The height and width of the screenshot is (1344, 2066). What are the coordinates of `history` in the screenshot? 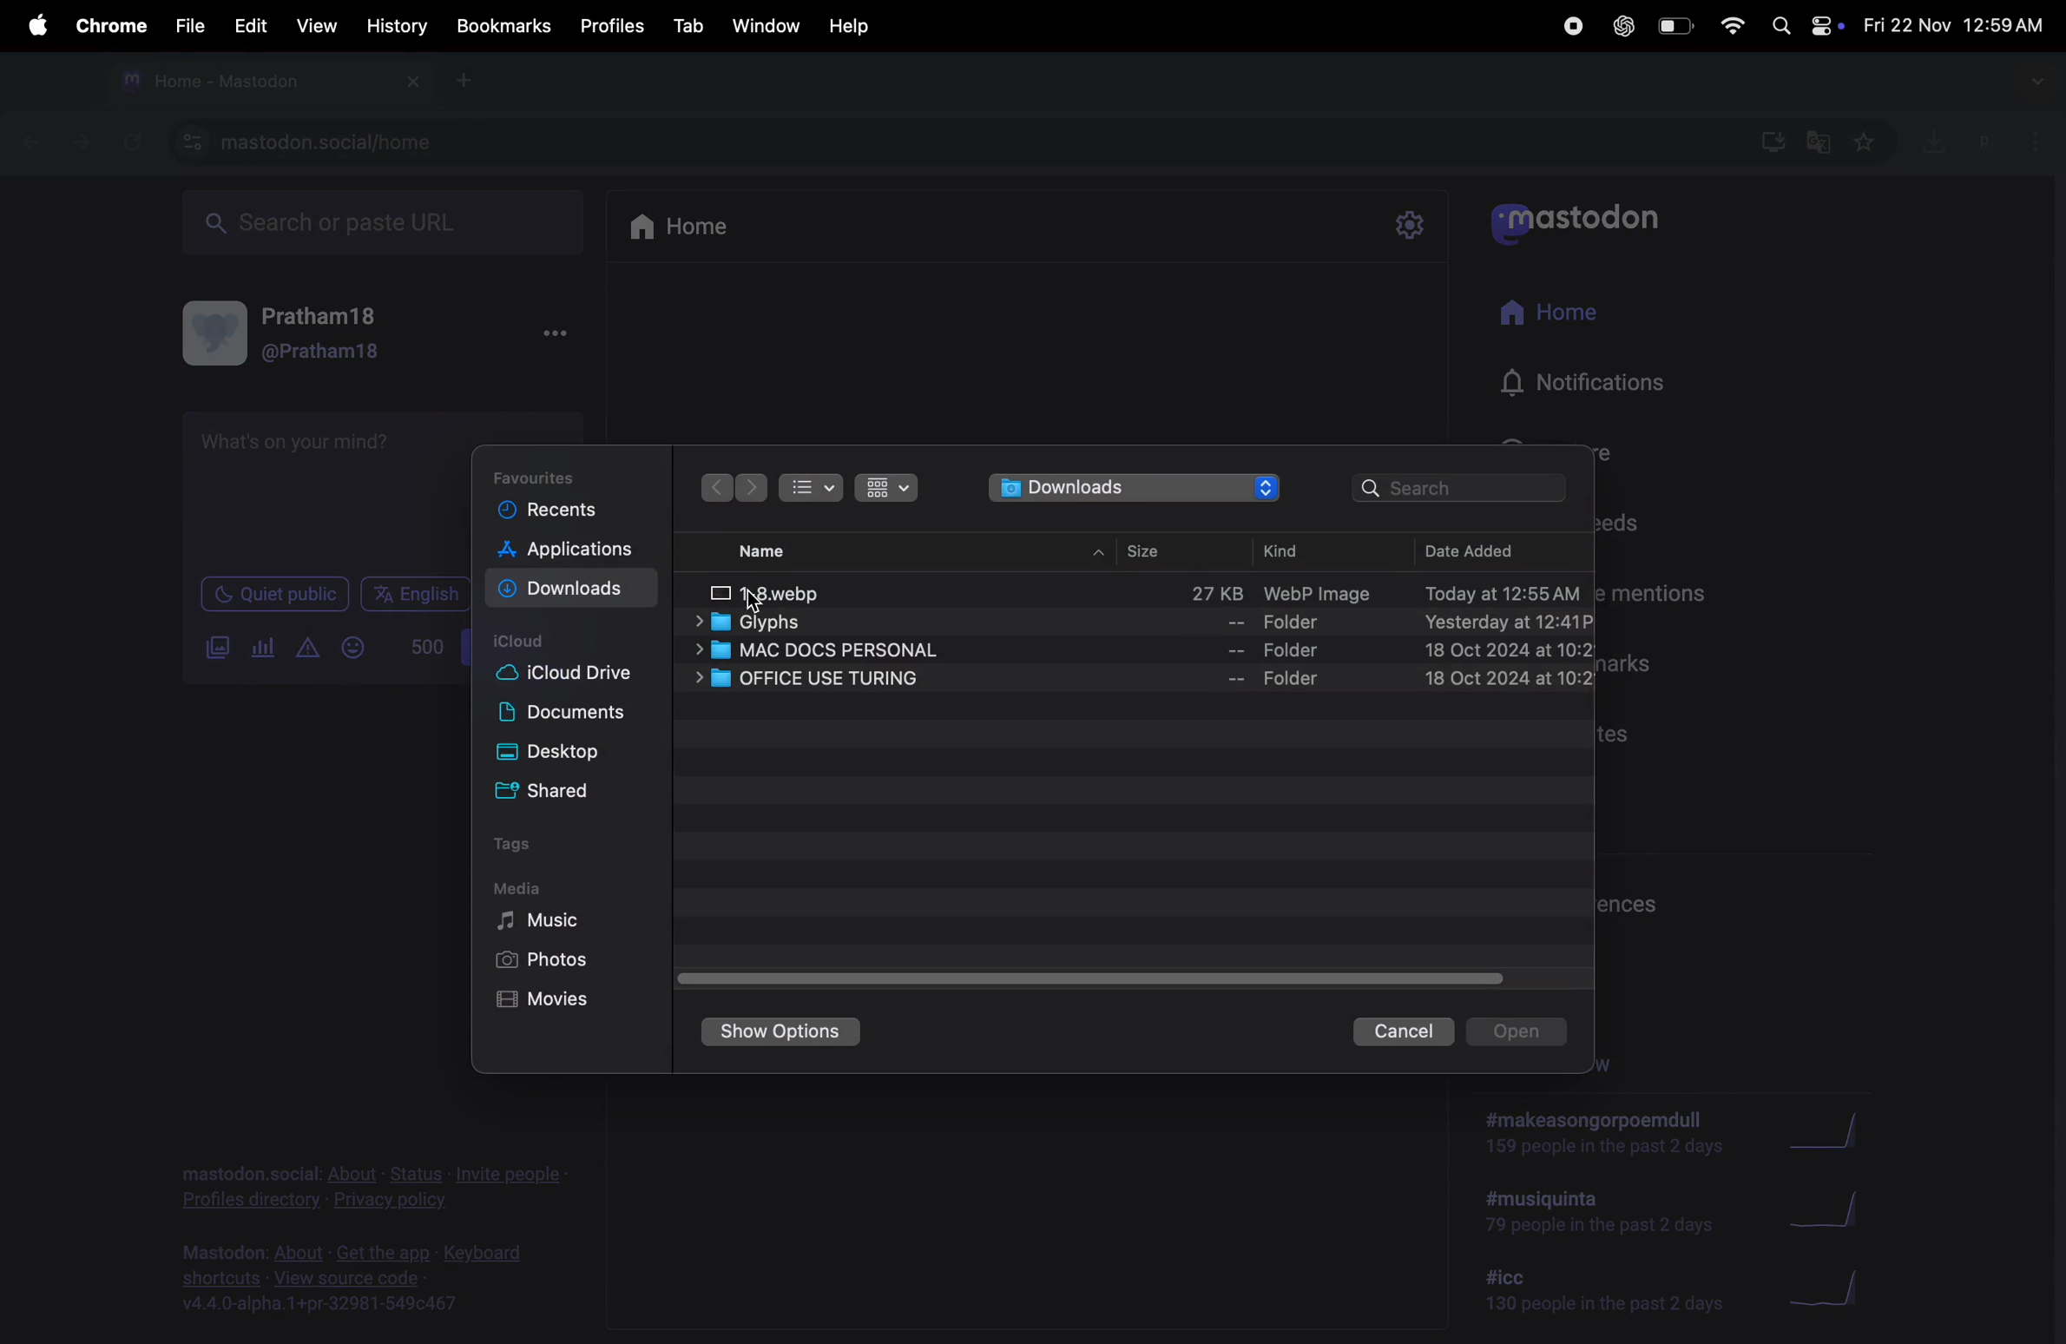 It's located at (397, 27).